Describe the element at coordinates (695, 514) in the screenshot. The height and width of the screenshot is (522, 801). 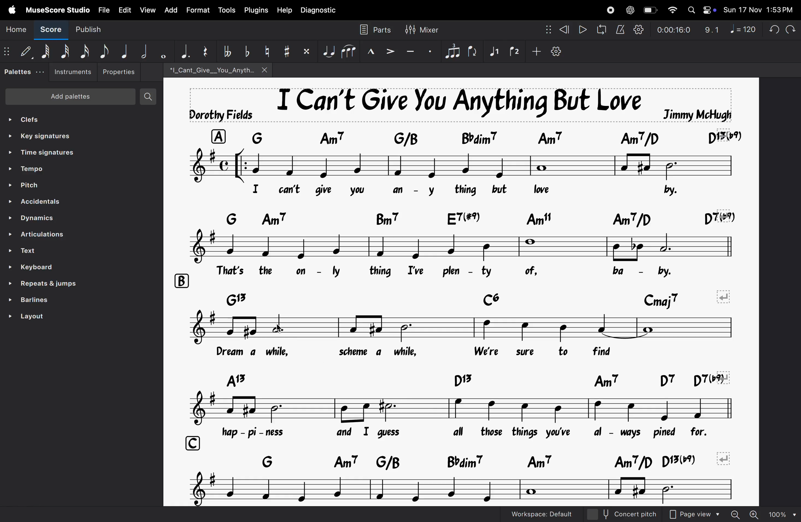
I see `Page view` at that location.